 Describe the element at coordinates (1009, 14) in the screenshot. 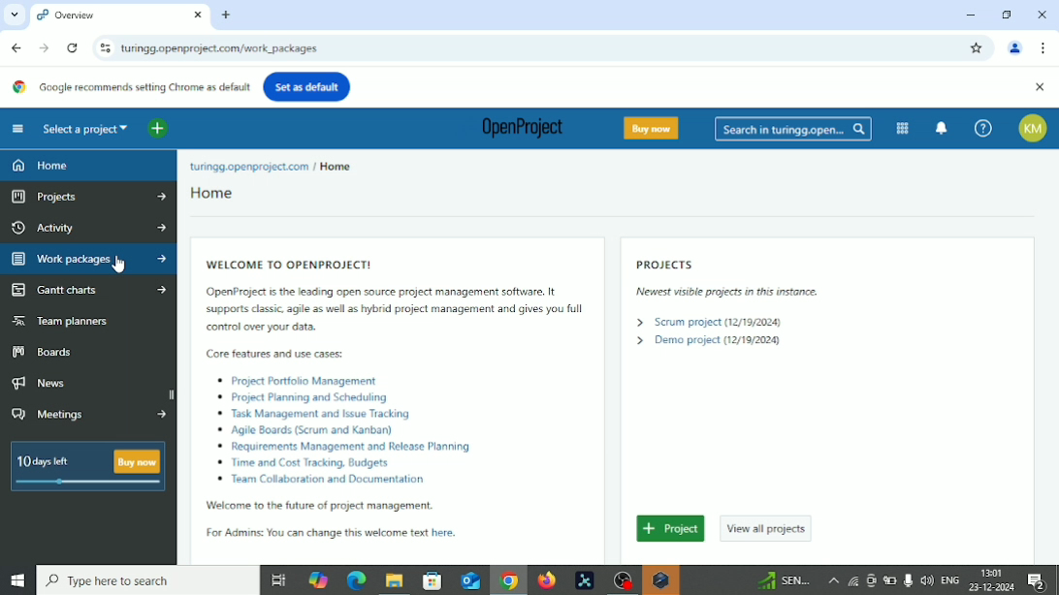

I see `Restore down` at that location.